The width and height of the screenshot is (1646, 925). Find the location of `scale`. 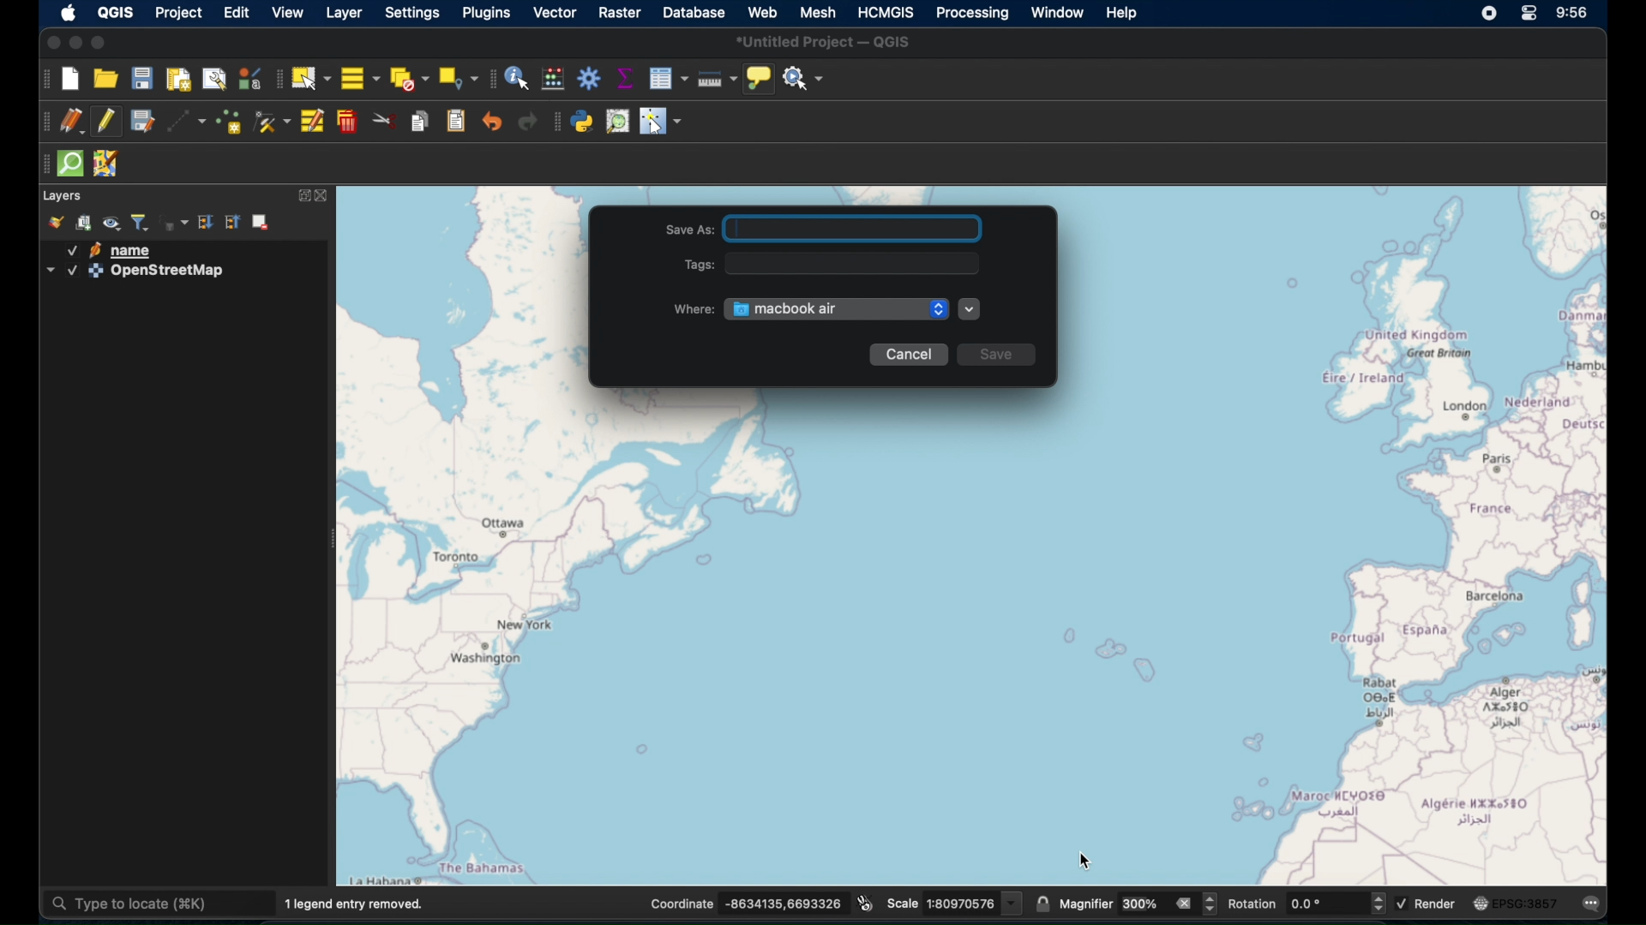

scale is located at coordinates (956, 902).